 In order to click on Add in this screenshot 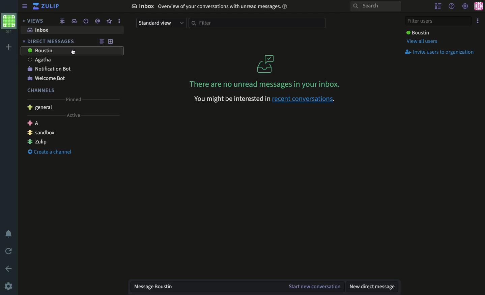, I will do `click(111, 41)`.